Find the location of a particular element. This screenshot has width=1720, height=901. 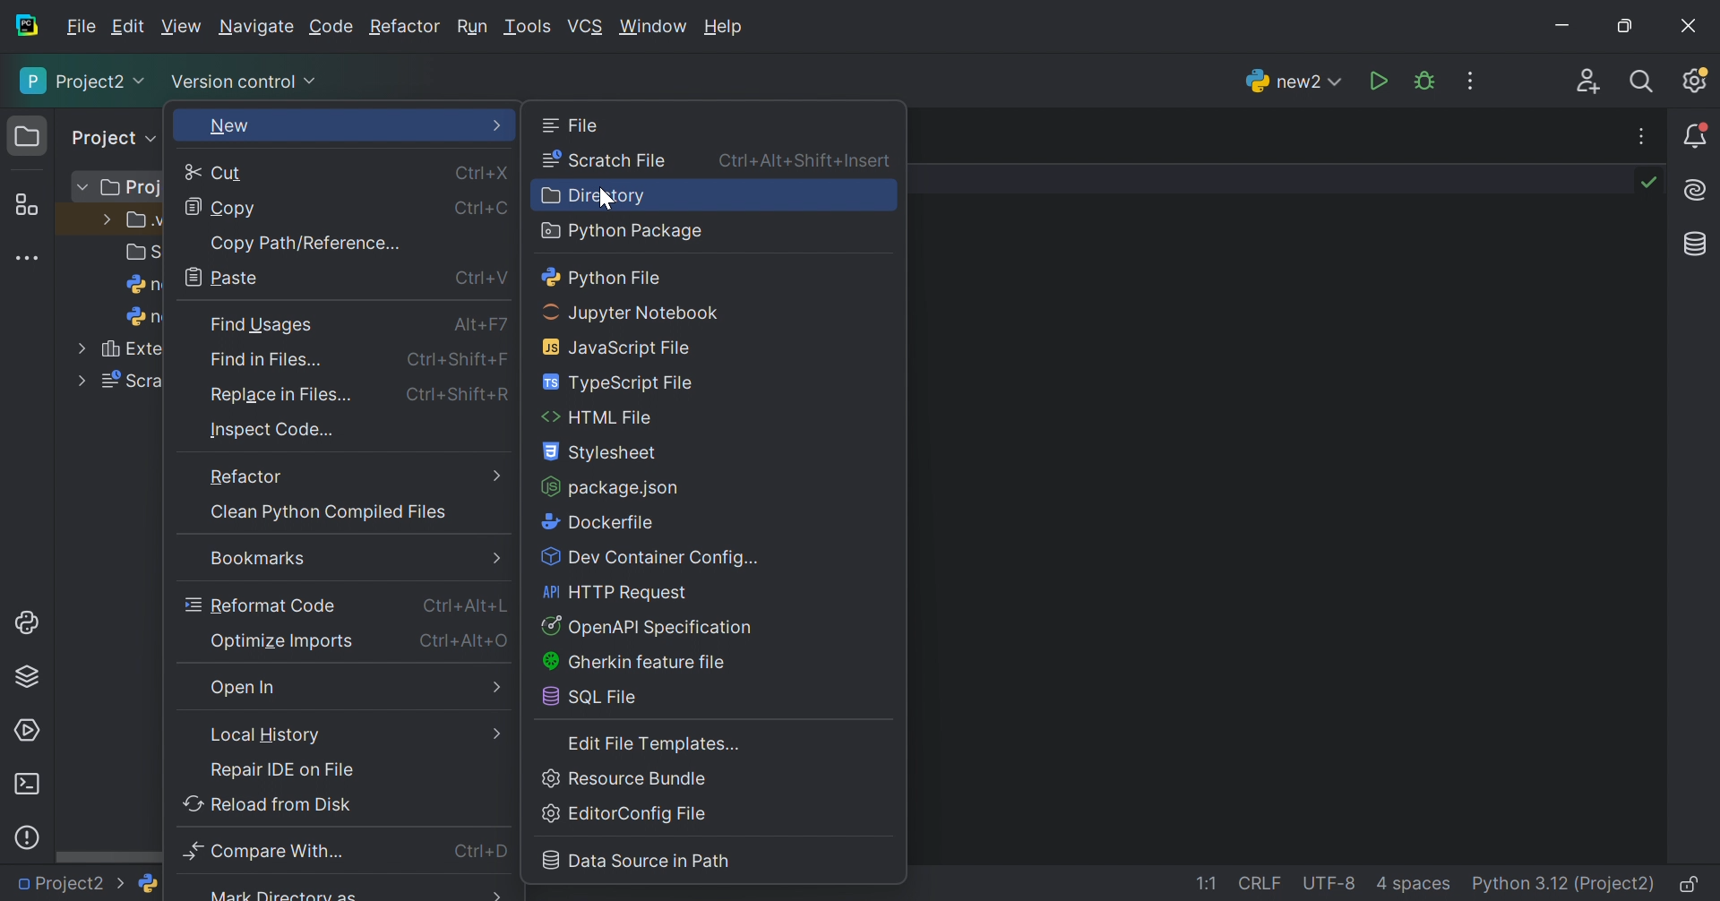

More is located at coordinates (478, 893).